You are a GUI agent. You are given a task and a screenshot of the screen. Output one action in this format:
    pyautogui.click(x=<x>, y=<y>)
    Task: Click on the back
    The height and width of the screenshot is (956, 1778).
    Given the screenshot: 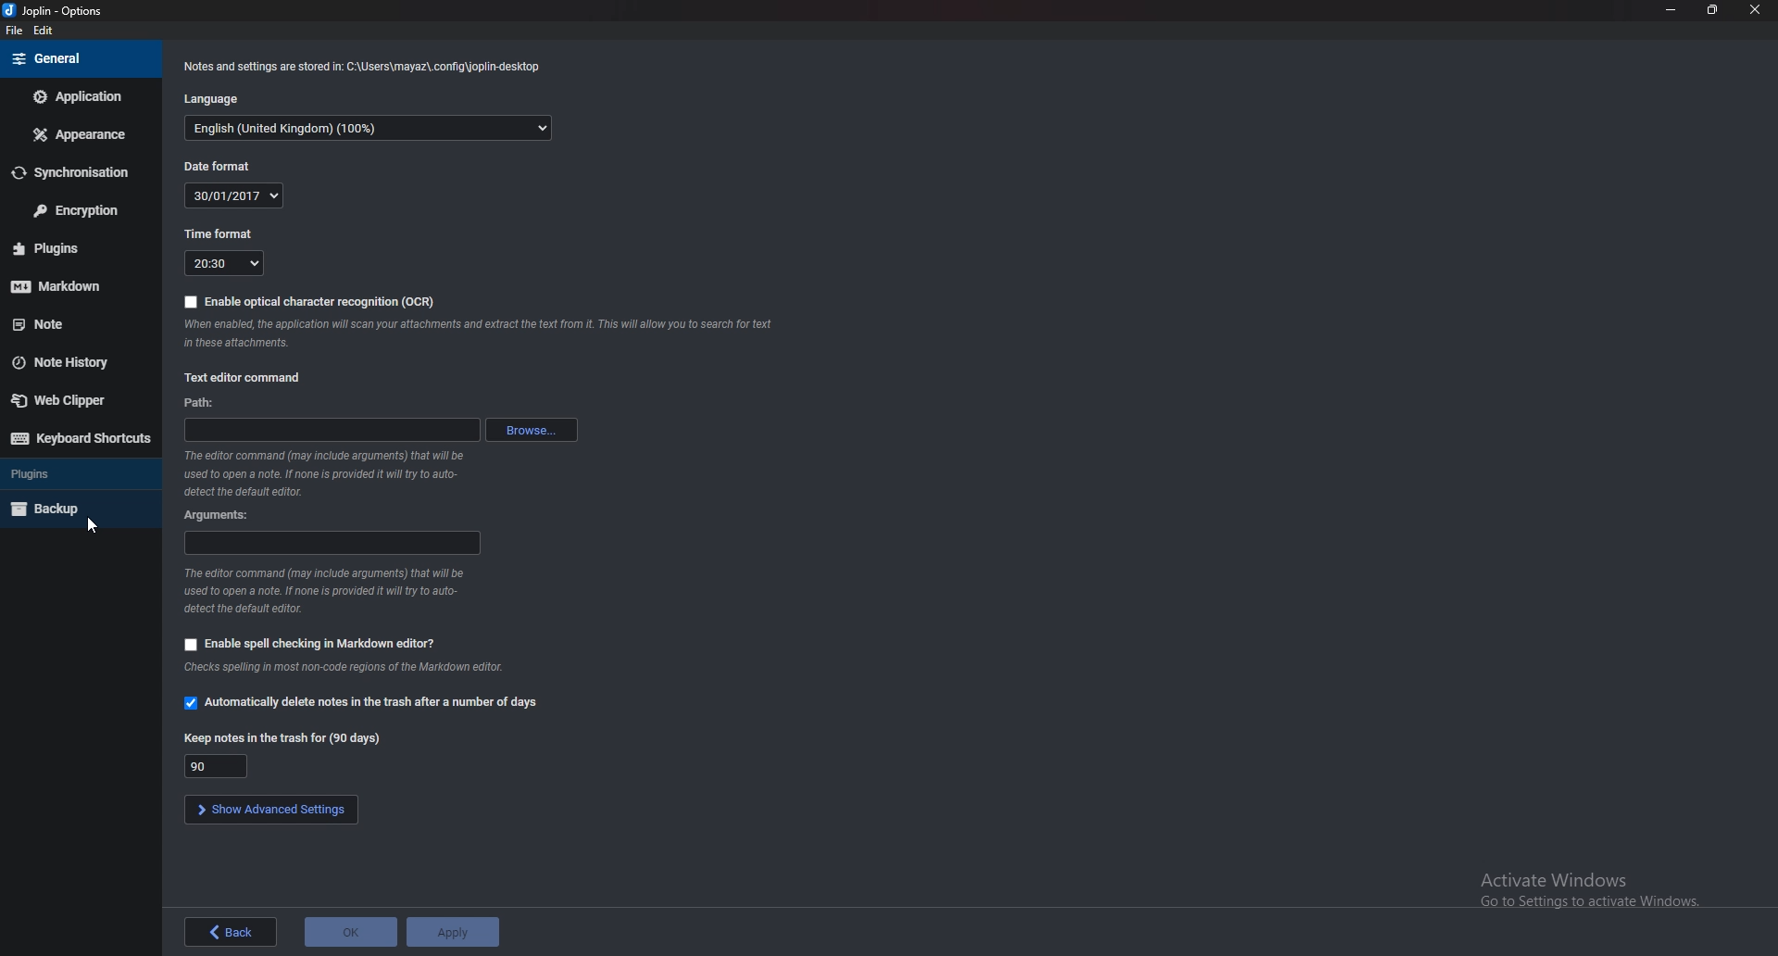 What is the action you would take?
    pyautogui.click(x=231, y=932)
    